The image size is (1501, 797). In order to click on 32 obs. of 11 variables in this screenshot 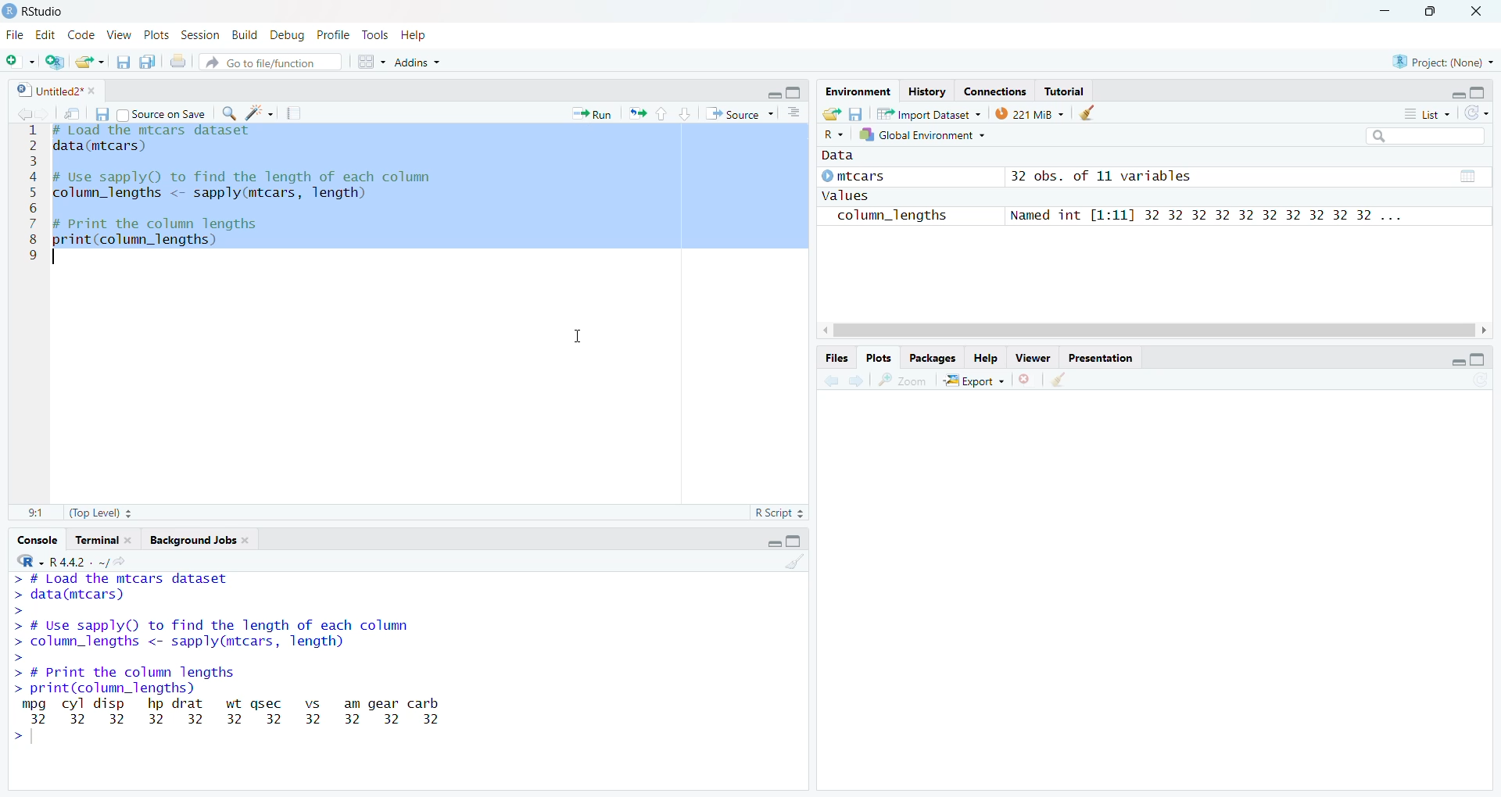, I will do `click(1102, 177)`.